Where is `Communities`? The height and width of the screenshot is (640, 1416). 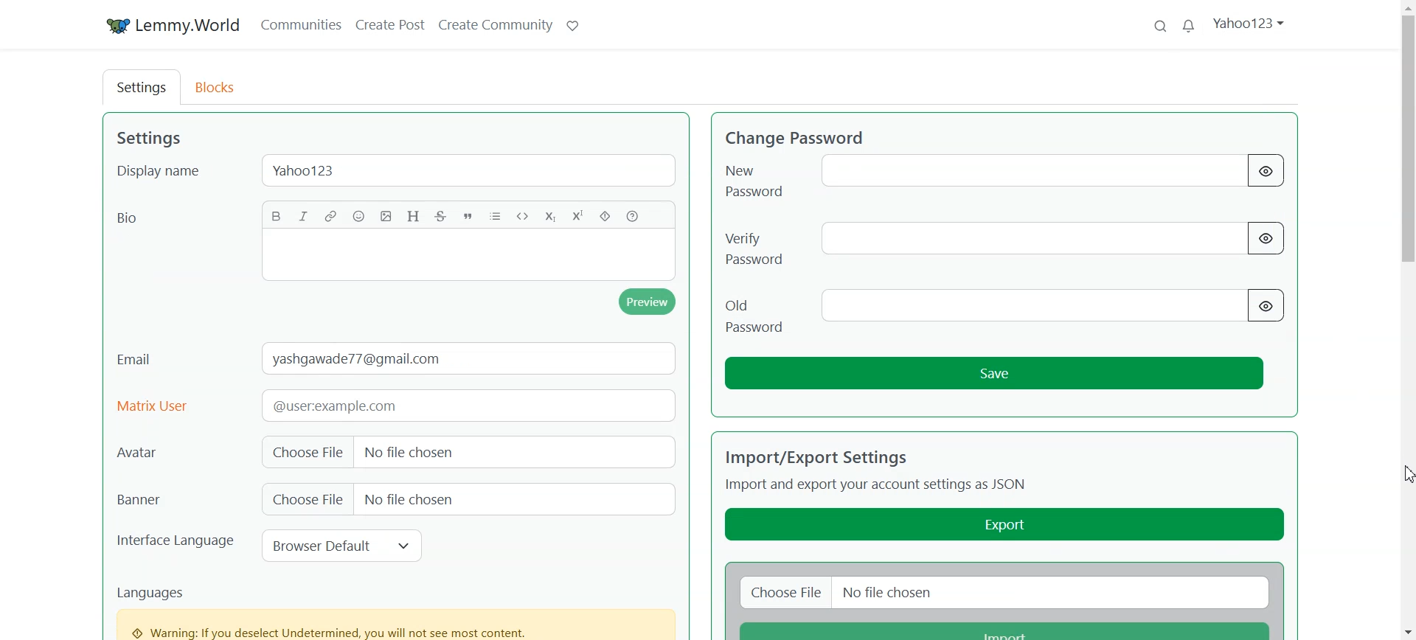
Communities is located at coordinates (300, 24).